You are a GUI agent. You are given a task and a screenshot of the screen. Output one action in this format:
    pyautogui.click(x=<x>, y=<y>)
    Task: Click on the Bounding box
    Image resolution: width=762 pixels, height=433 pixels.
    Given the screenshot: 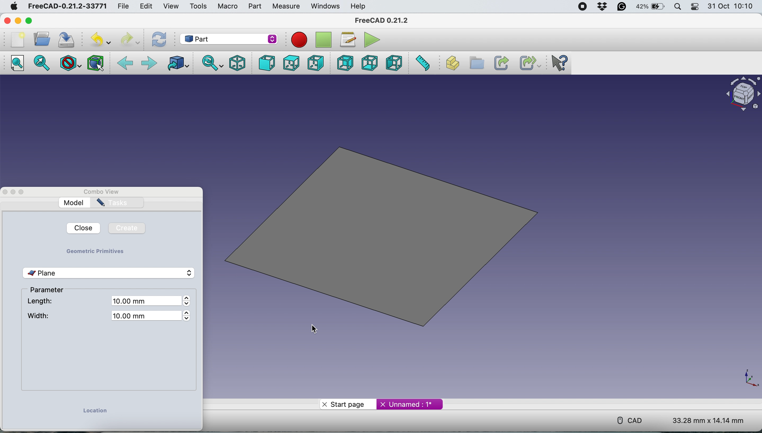 What is the action you would take?
    pyautogui.click(x=95, y=63)
    